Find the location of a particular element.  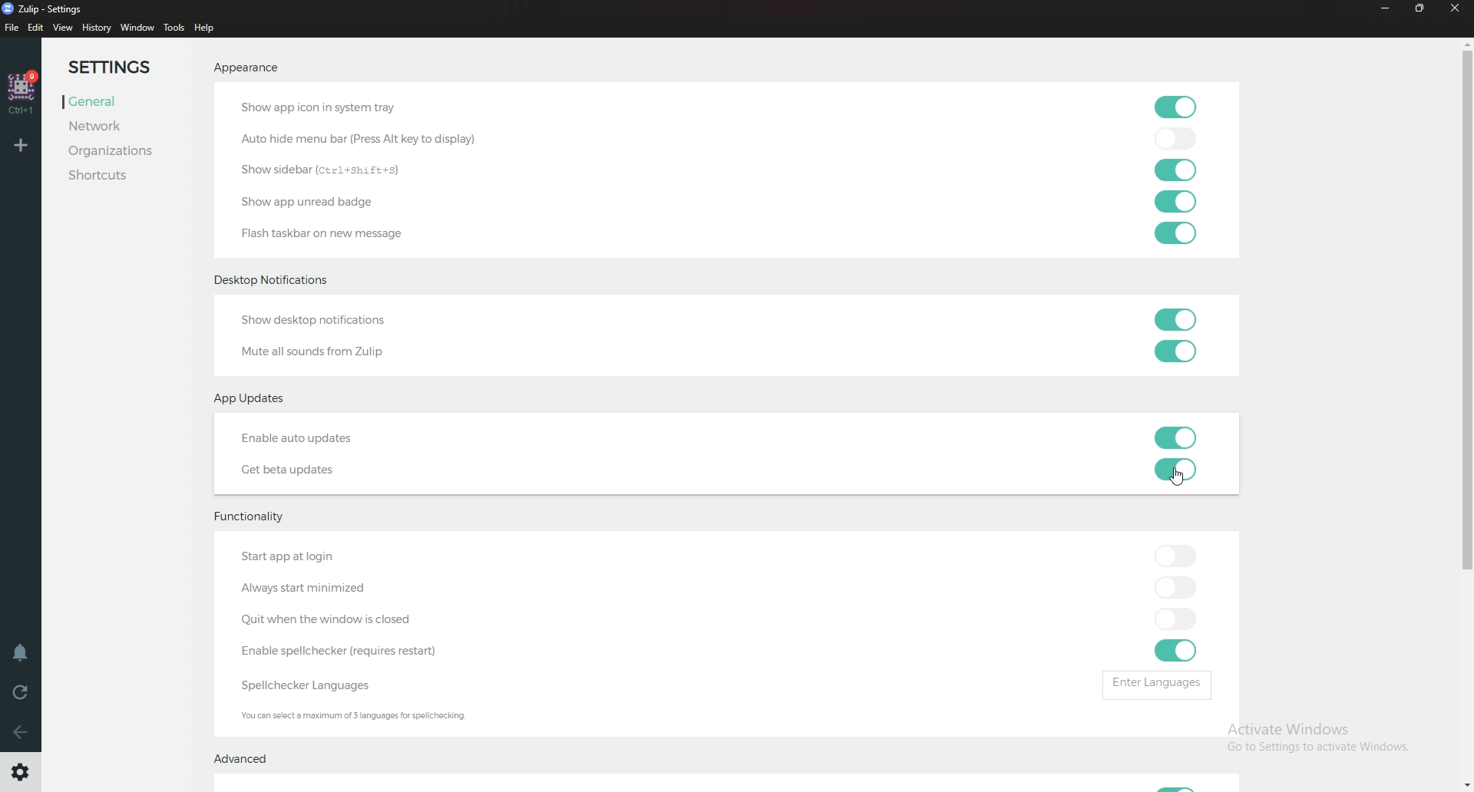

toggle is located at coordinates (1172, 587).